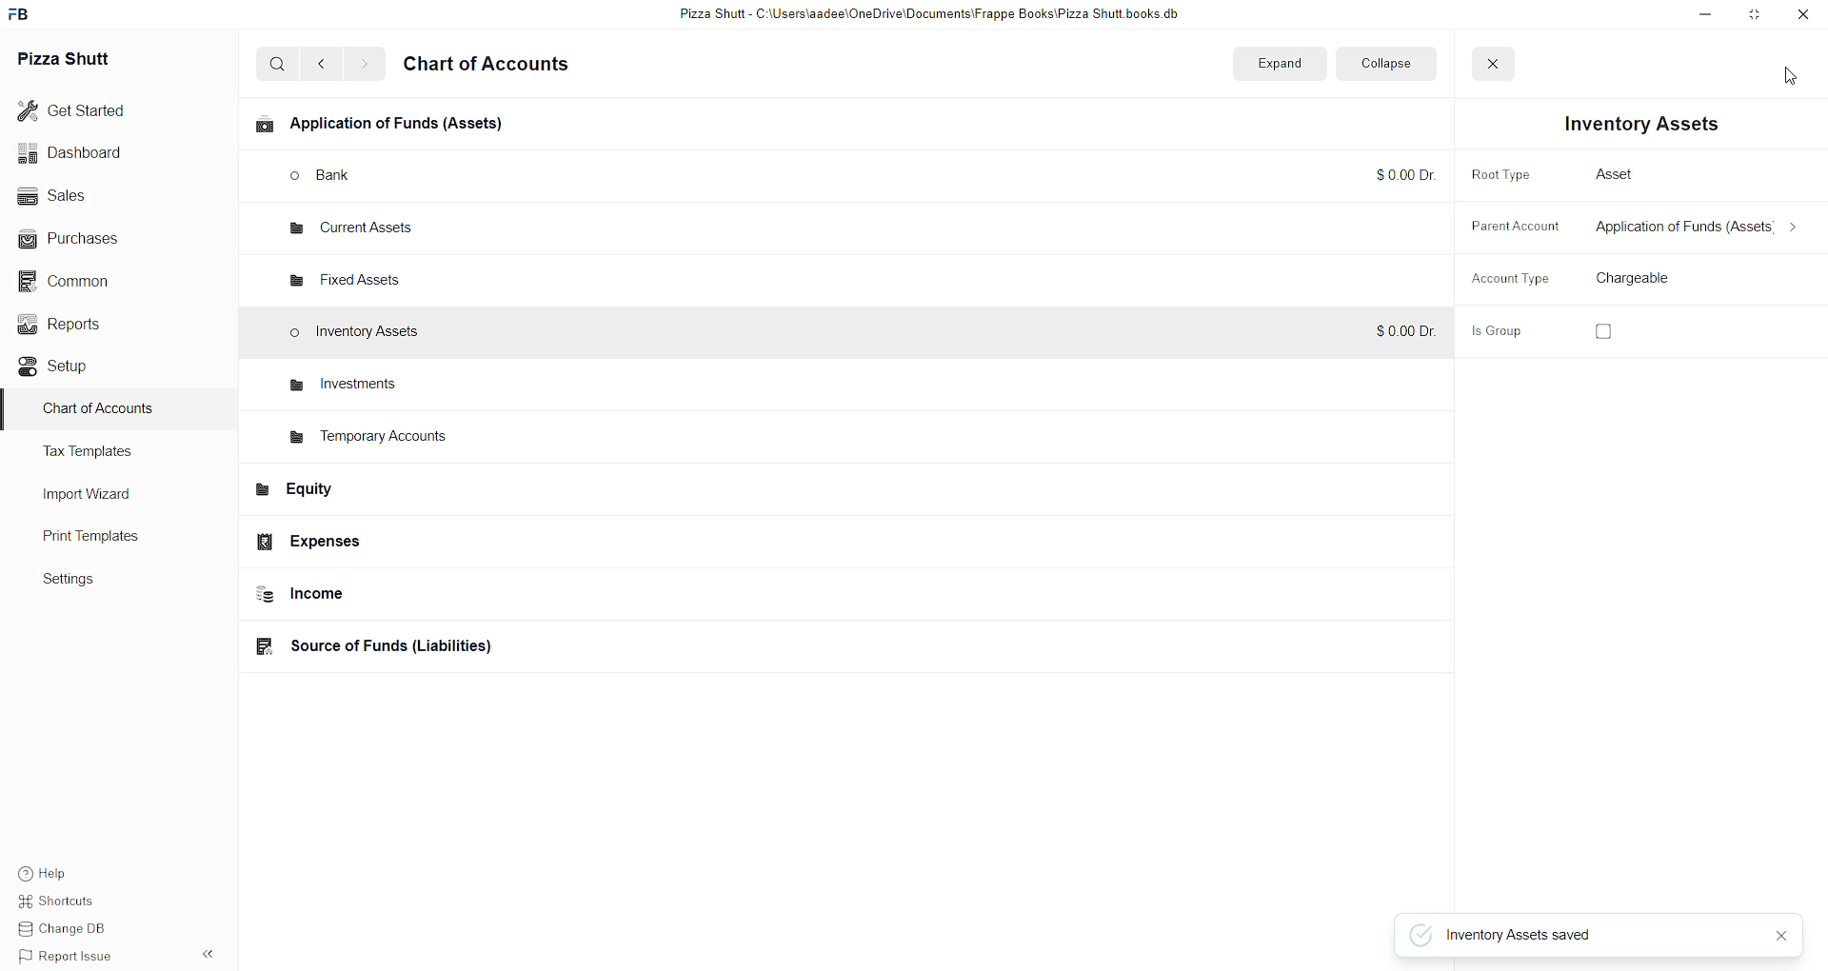  Describe the element at coordinates (83, 327) in the screenshot. I see `Reports` at that location.